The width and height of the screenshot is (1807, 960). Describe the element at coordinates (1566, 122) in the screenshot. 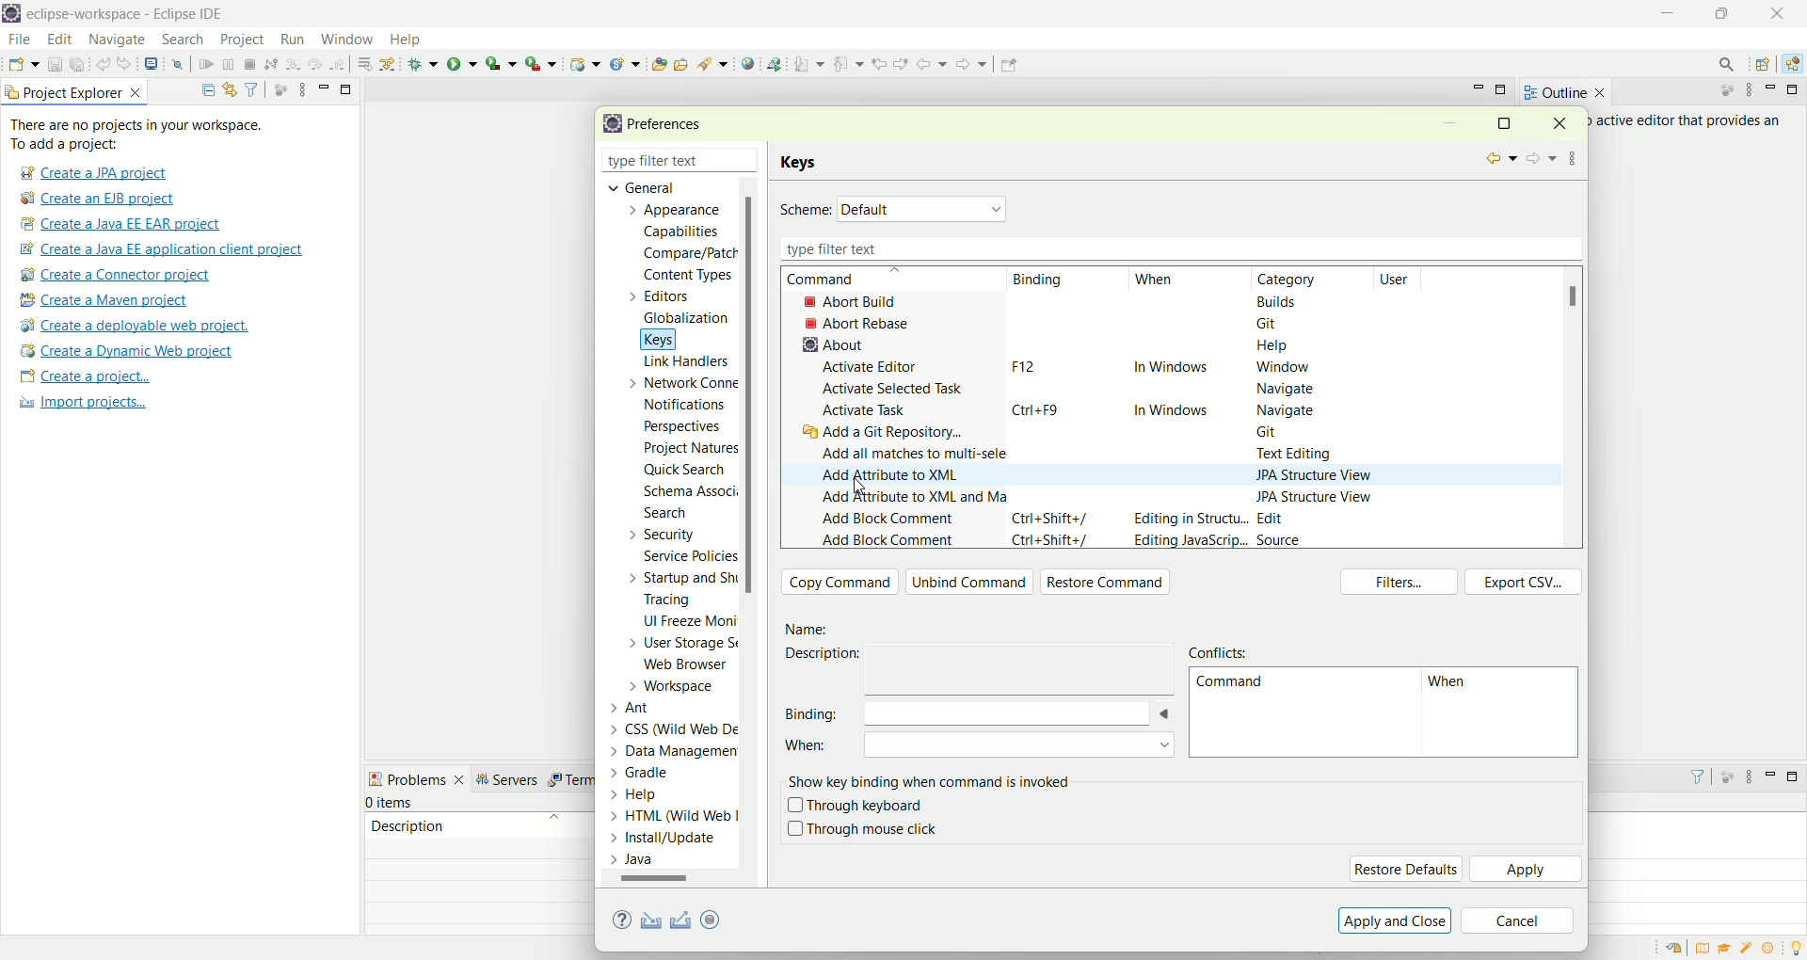

I see `close` at that location.